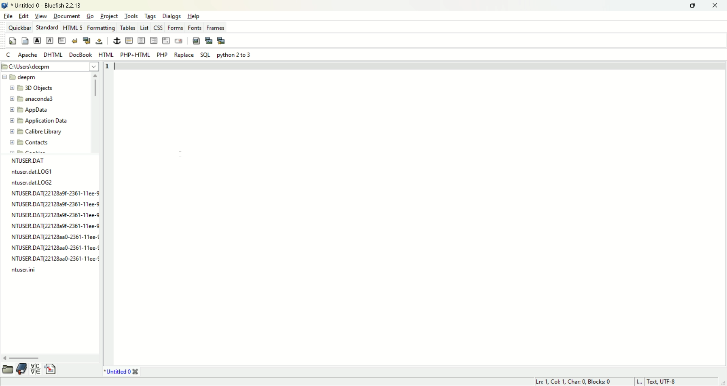  I want to click on Replace, so click(183, 56).